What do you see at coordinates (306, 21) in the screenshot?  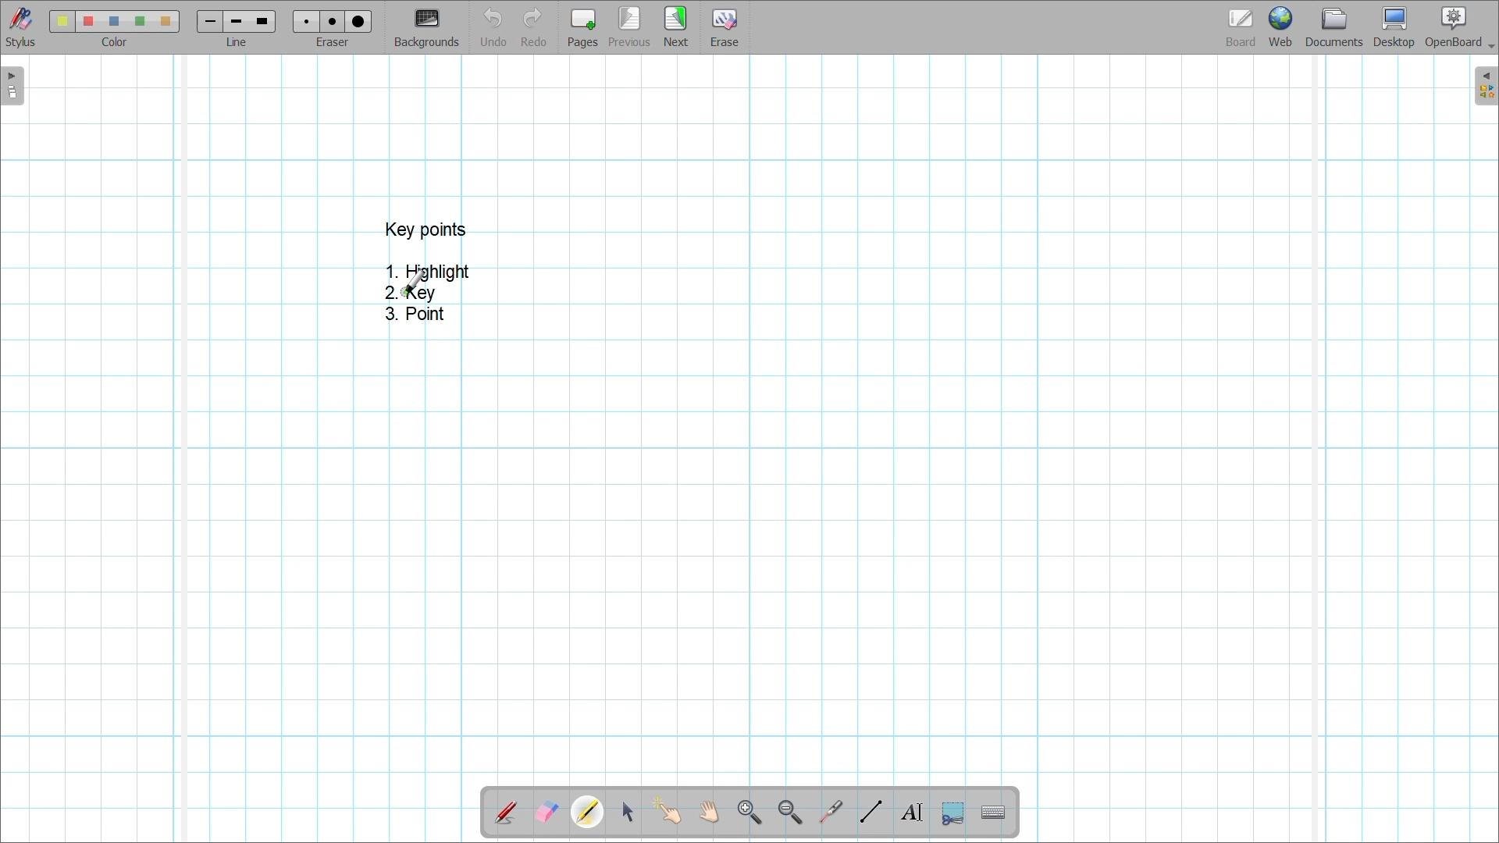 I see `Eraser 1` at bounding box center [306, 21].